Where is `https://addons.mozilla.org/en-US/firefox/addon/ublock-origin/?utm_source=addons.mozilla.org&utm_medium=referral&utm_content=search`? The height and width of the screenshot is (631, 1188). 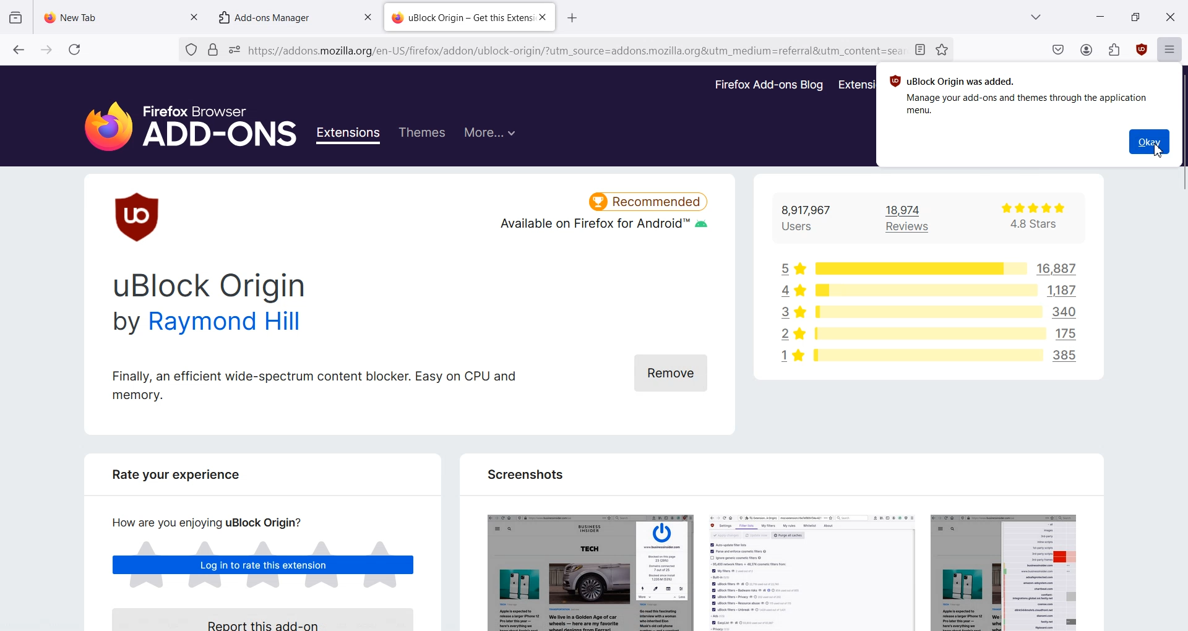
https://addons.mozilla.org/en-US/firefox/addon/ublock-origin/?utm_source=addons.mozilla.org&utm_medium=referral&utm_content=search is located at coordinates (576, 51).